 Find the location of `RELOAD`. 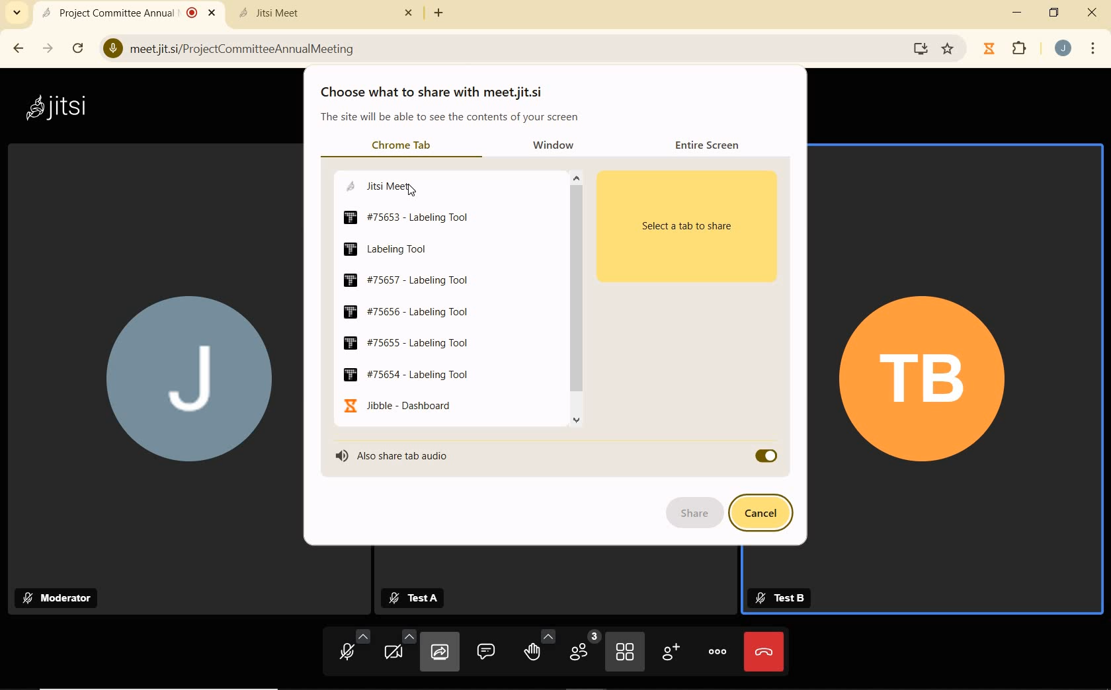

RELOAD is located at coordinates (81, 48).